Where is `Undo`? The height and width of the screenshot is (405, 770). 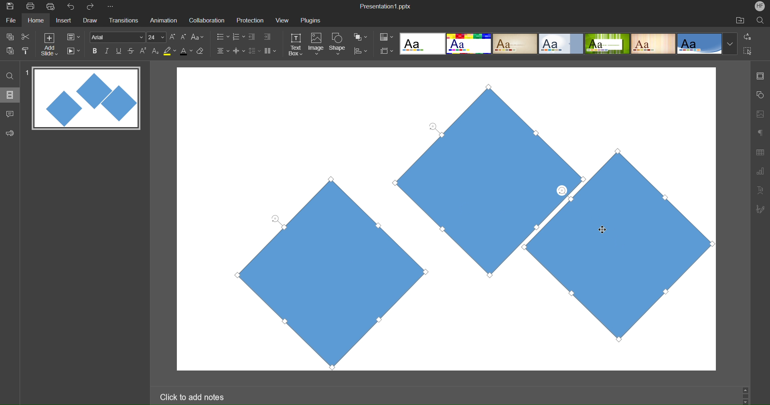
Undo is located at coordinates (73, 7).